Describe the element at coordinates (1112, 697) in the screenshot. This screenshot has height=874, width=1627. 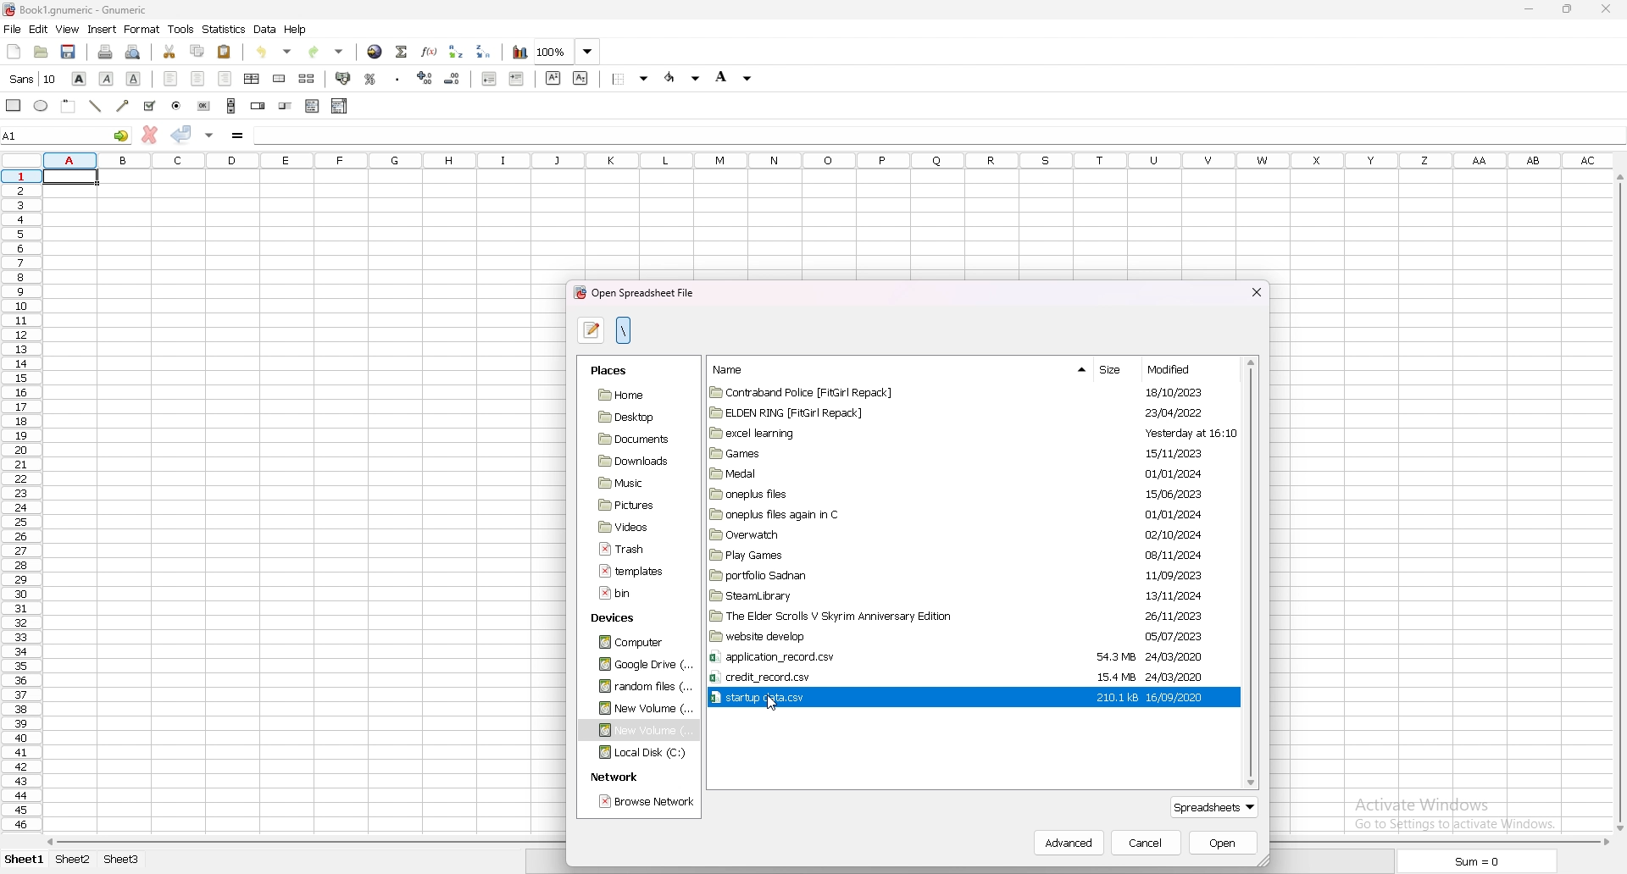
I see `210.1 ks` at that location.